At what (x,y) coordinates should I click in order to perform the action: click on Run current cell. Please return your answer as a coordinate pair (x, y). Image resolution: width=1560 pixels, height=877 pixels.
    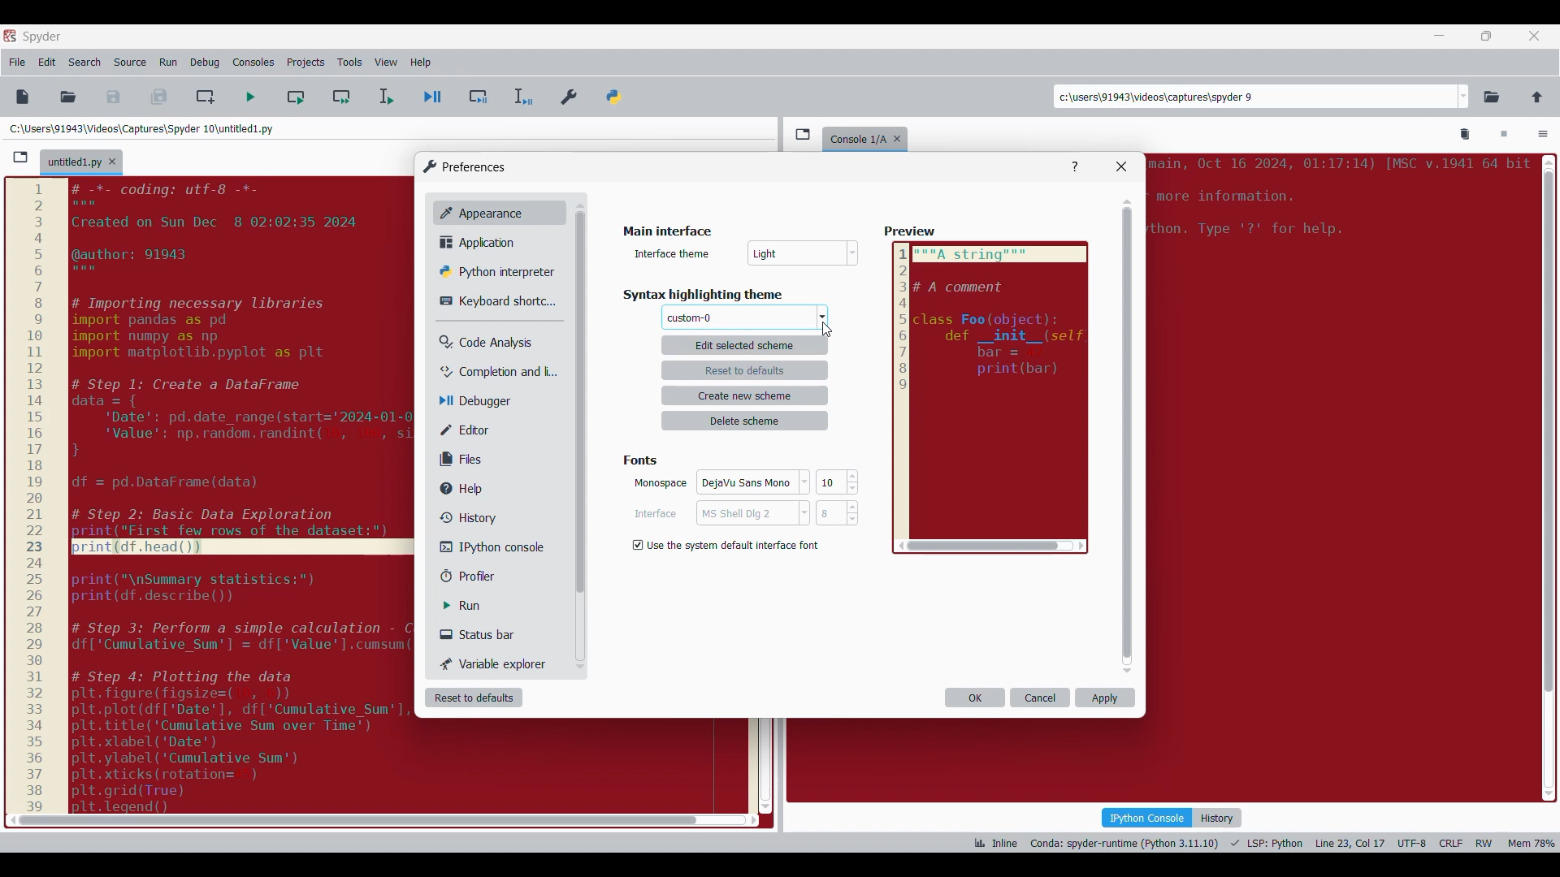
    Looking at the image, I should click on (296, 97).